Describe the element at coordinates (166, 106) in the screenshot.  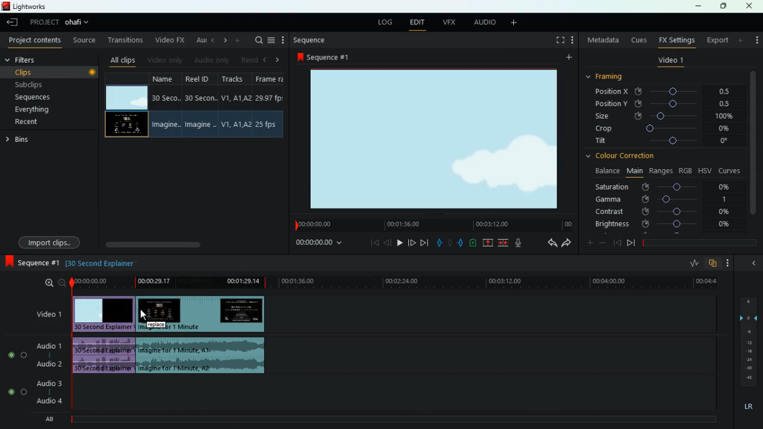
I see `name` at that location.